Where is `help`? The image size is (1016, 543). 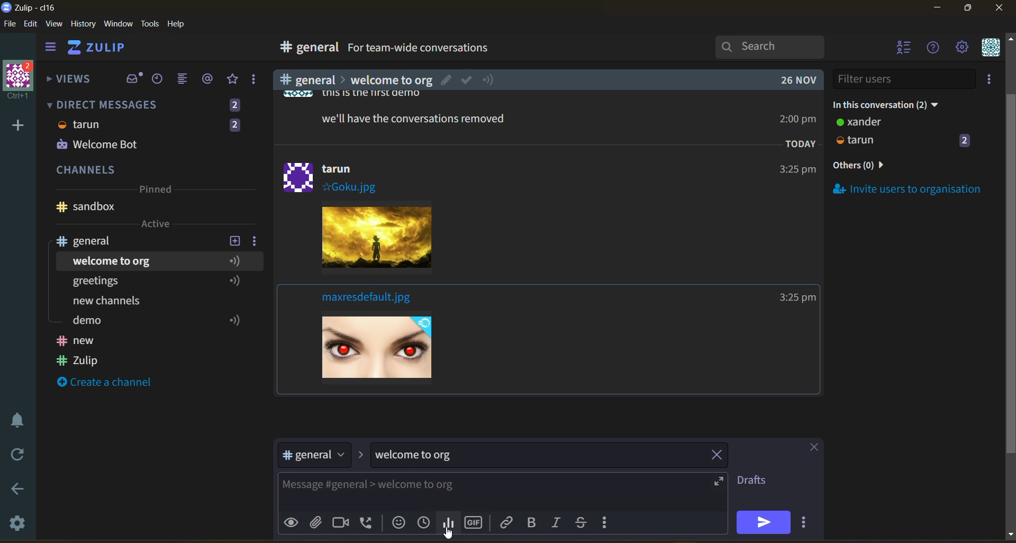
help is located at coordinates (180, 24).